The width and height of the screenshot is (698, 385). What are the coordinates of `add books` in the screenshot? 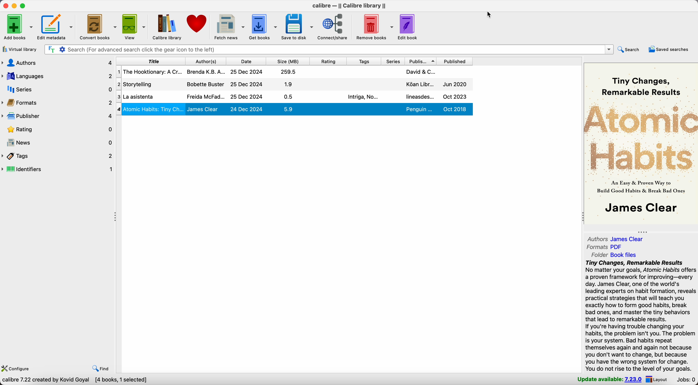 It's located at (18, 27).